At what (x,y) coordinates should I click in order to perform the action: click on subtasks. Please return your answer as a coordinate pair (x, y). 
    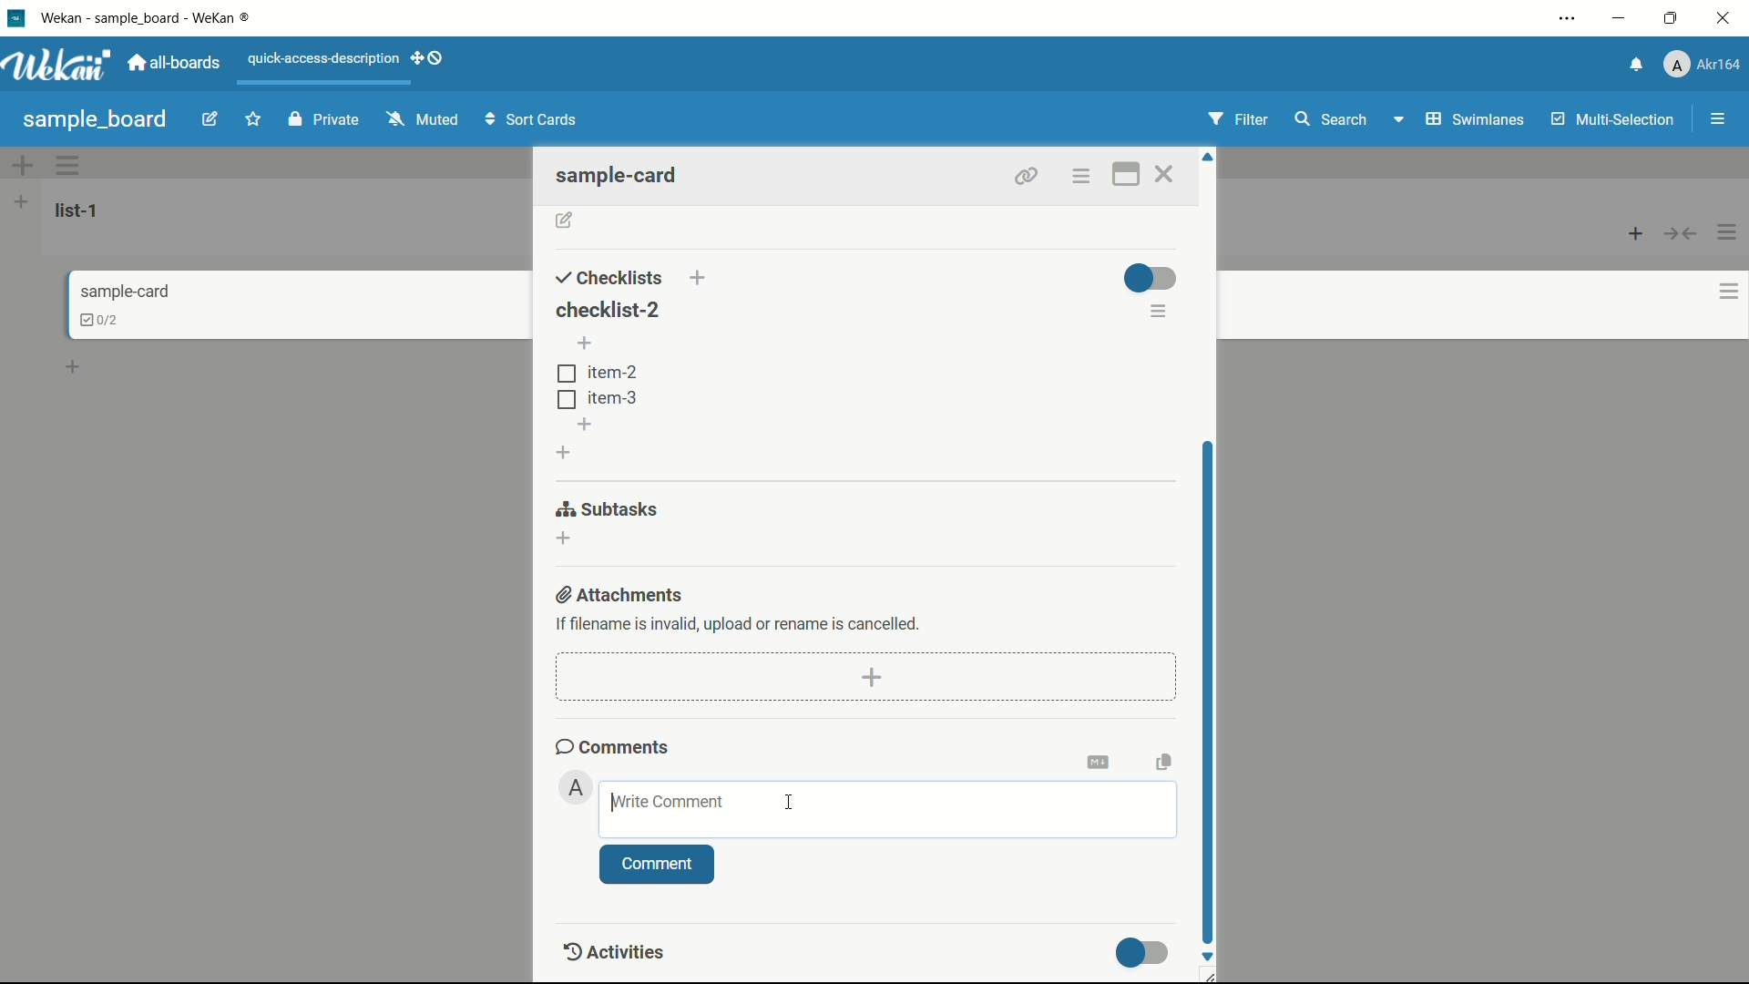
    Looking at the image, I should click on (609, 508).